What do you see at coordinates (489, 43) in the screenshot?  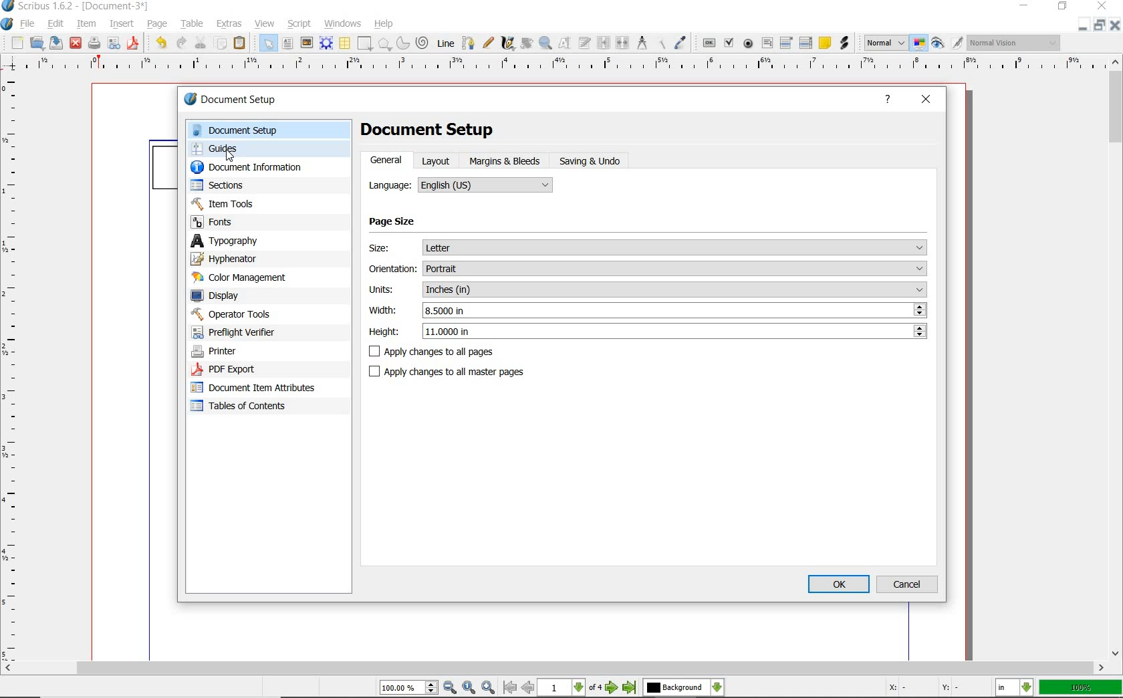 I see `freehand line` at bounding box center [489, 43].